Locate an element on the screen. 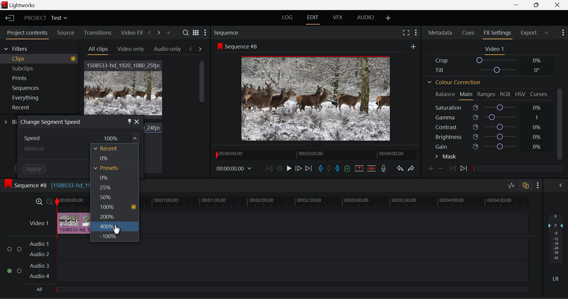 The height and width of the screenshot is (299, 568). Remove All Marks is located at coordinates (330, 168).